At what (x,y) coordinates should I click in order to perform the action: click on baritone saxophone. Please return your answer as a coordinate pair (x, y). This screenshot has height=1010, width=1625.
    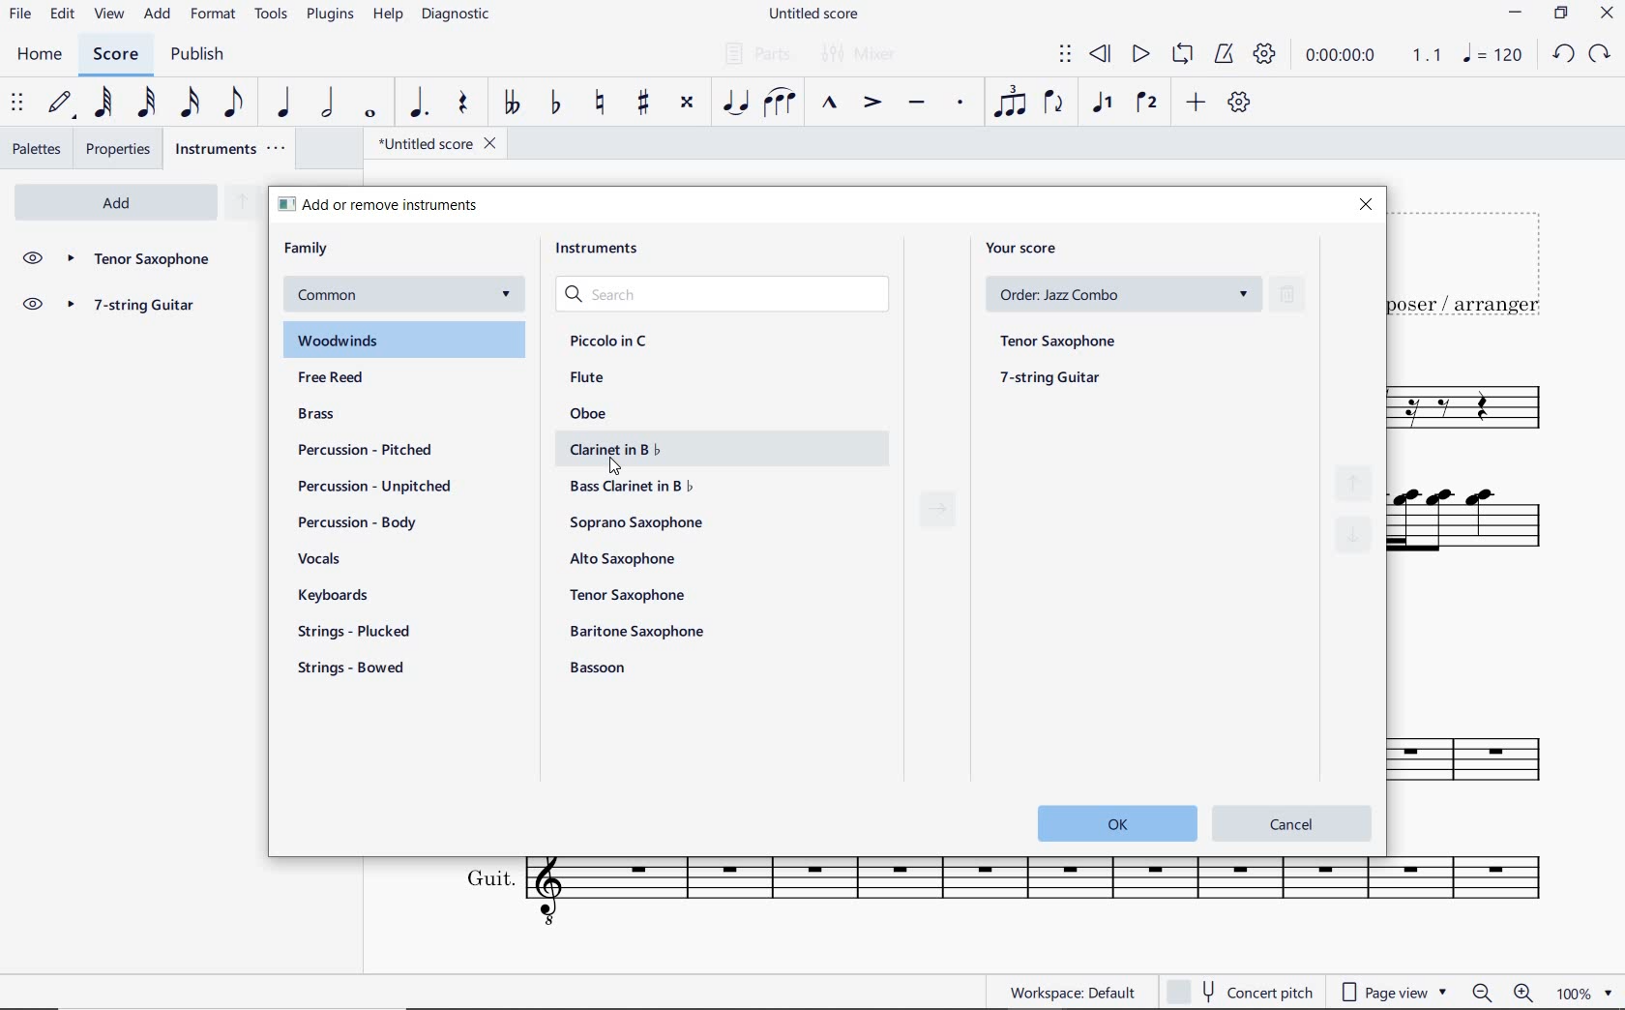
    Looking at the image, I should click on (636, 631).